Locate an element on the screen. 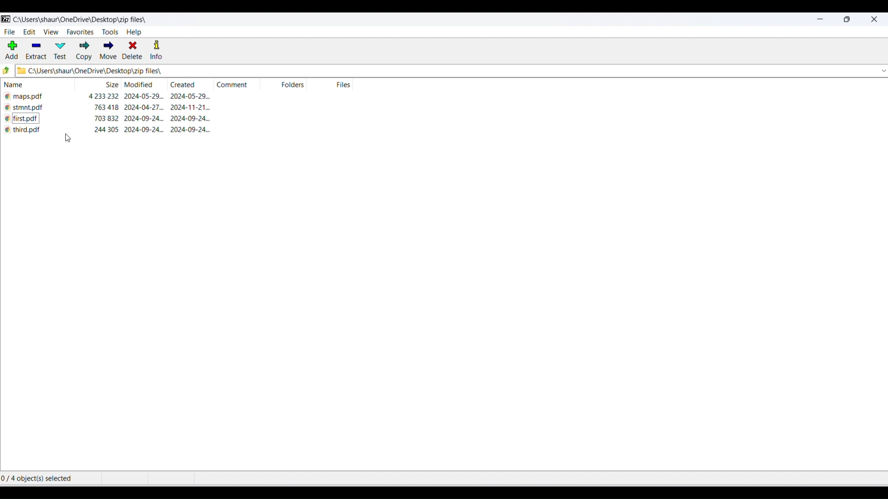 The height and width of the screenshot is (499, 888). edit is located at coordinates (29, 32).